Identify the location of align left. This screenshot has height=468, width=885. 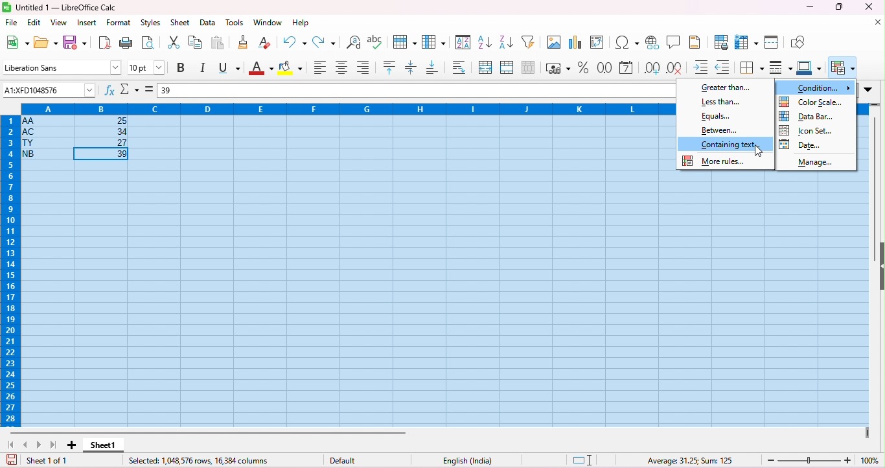
(320, 69).